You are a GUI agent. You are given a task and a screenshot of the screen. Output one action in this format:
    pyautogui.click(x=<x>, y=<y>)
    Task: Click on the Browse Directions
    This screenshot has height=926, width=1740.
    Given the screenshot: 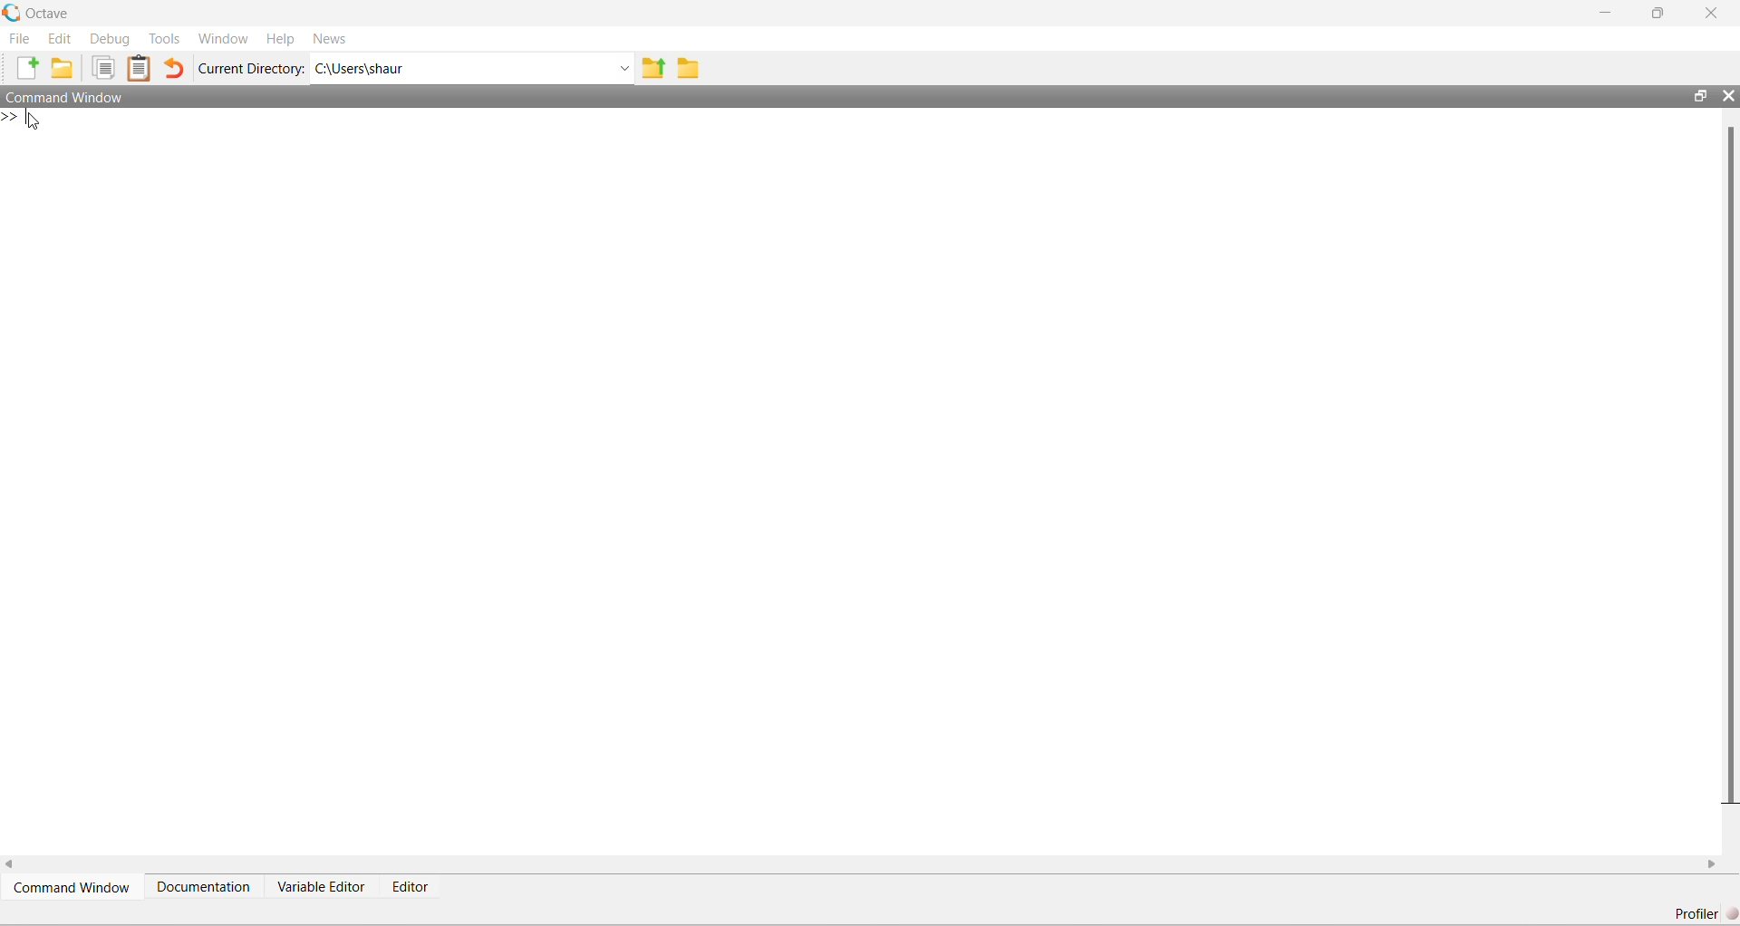 What is the action you would take?
    pyautogui.click(x=688, y=68)
    